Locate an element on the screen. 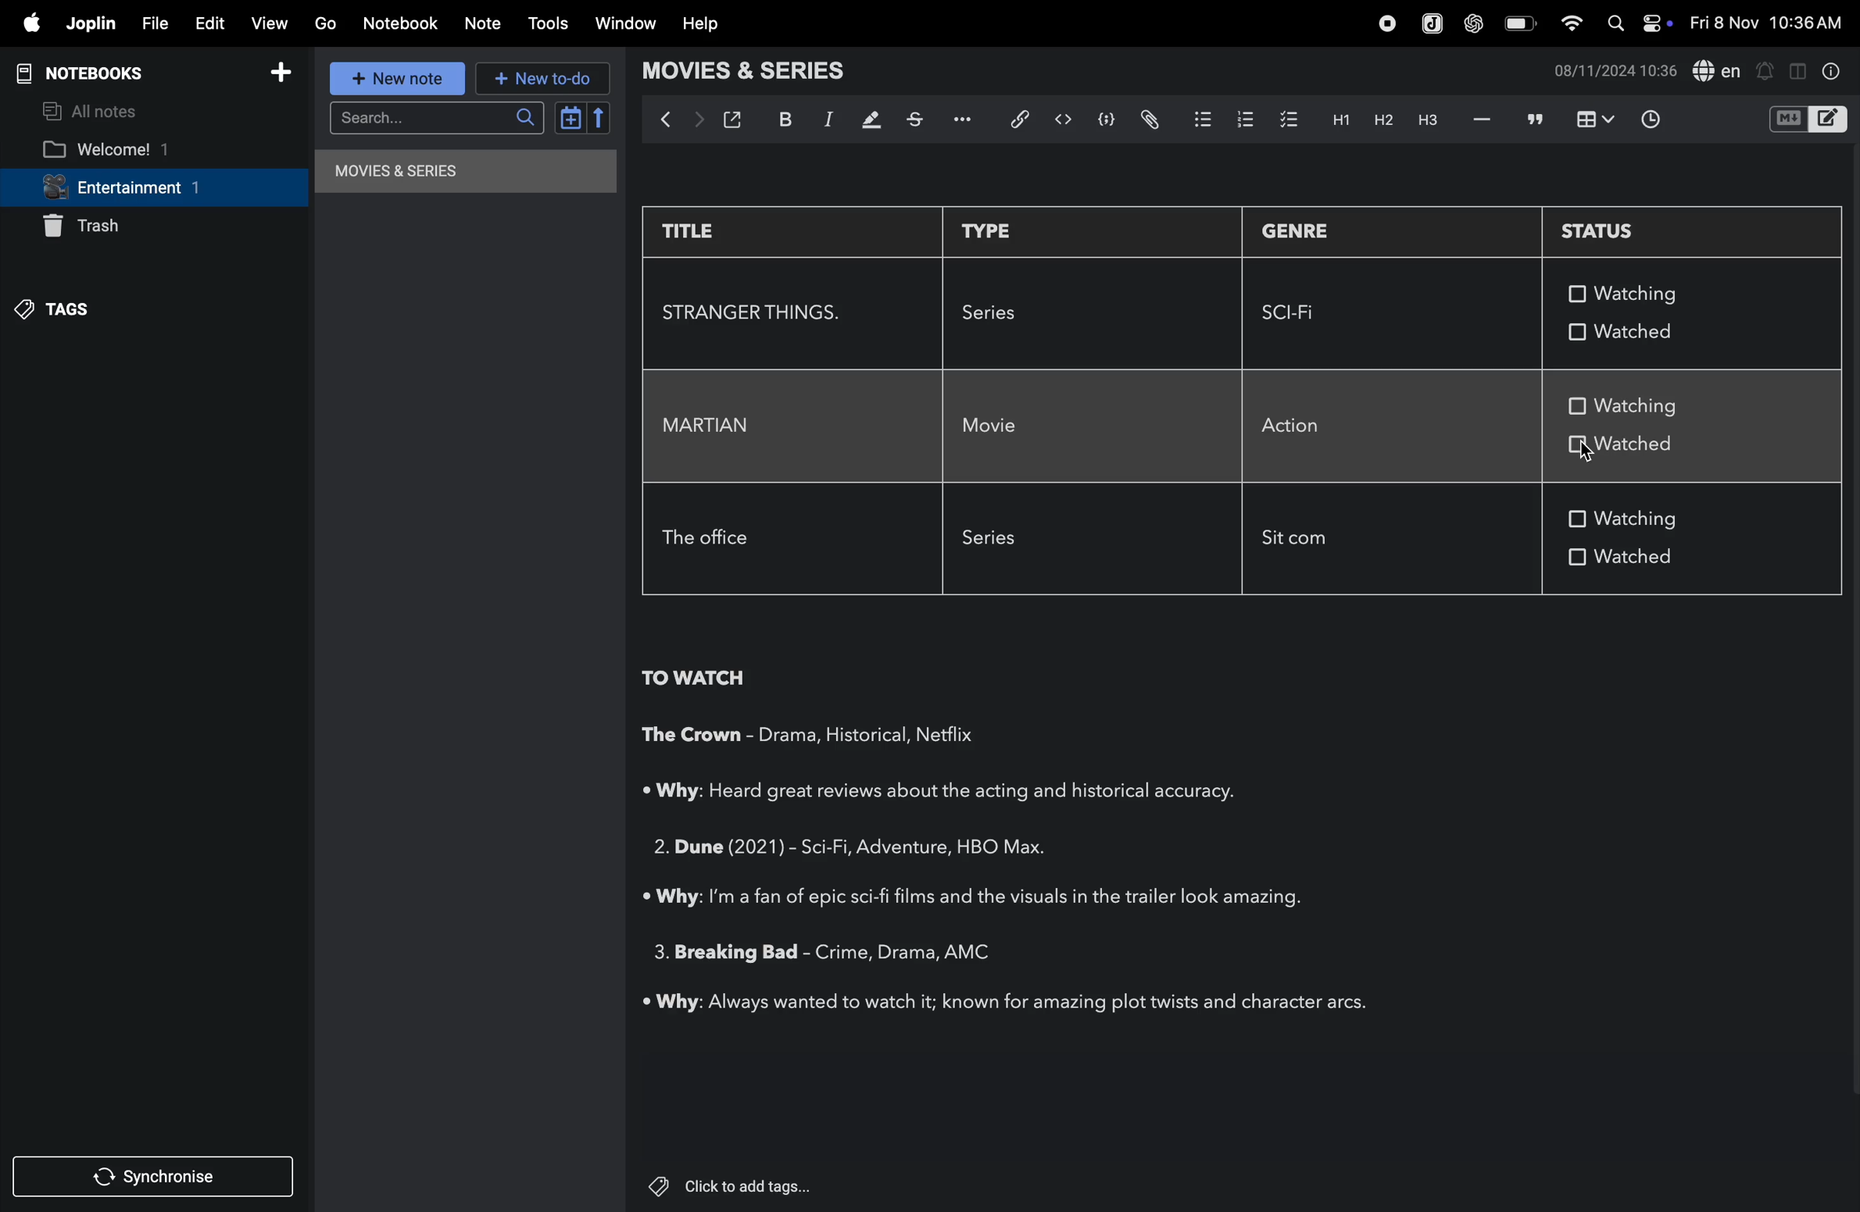 The image size is (1860, 1212). welcome  is located at coordinates (135, 149).